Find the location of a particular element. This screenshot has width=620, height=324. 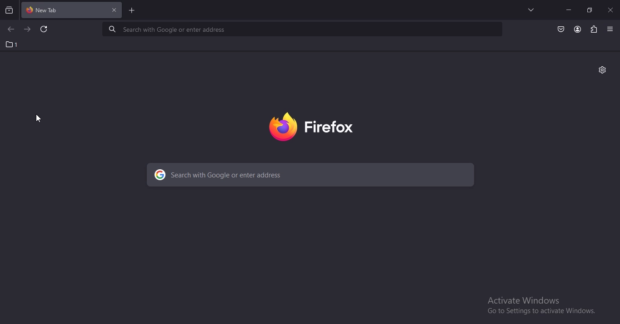

close is located at coordinates (611, 10).